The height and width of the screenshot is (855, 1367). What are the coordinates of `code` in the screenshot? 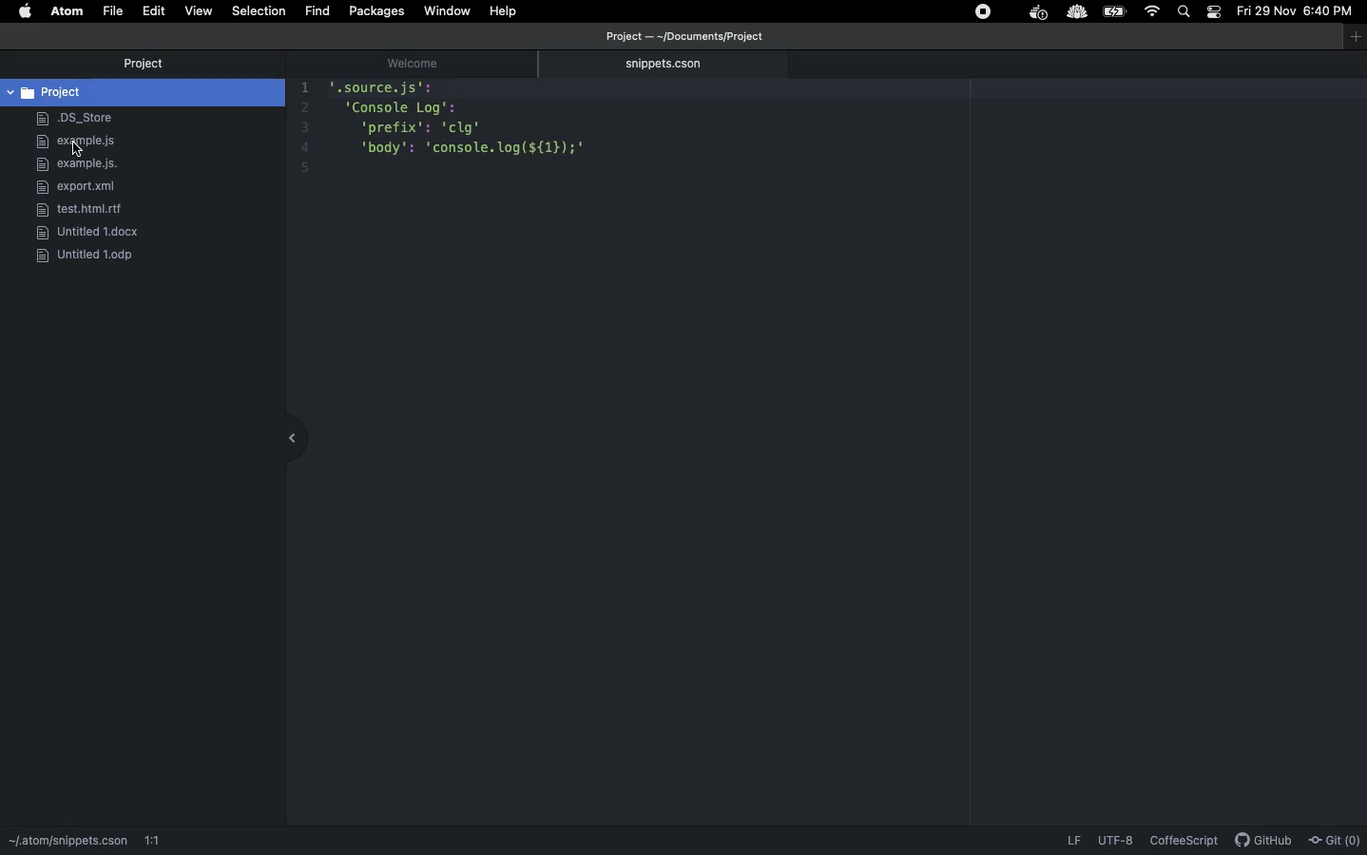 It's located at (488, 123).